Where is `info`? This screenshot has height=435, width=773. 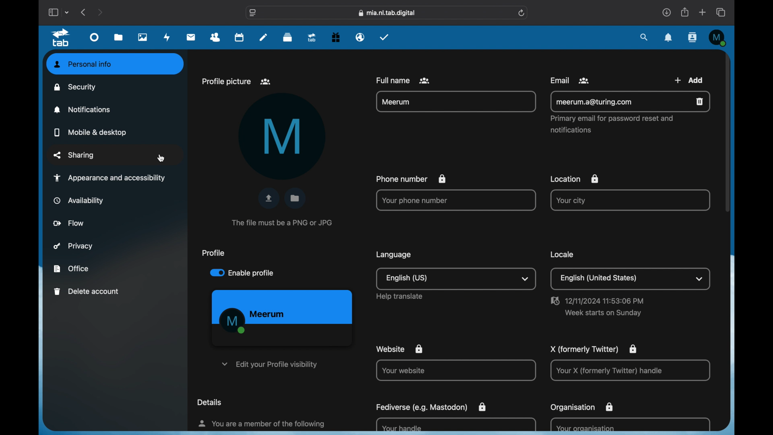 info is located at coordinates (261, 424).